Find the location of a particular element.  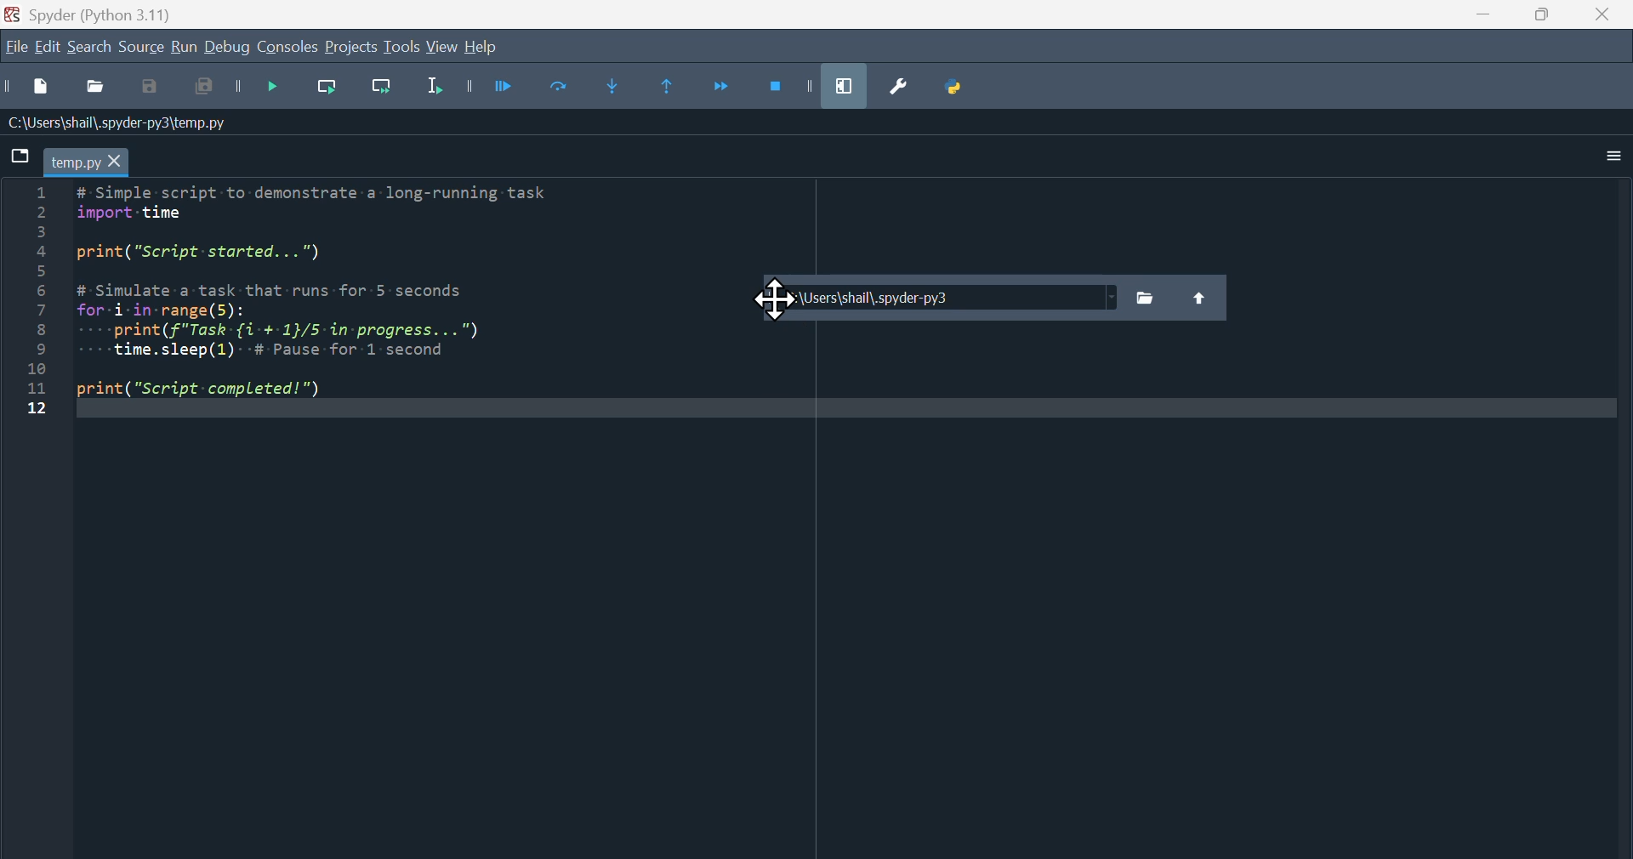

Maximise current window is located at coordinates (849, 86).